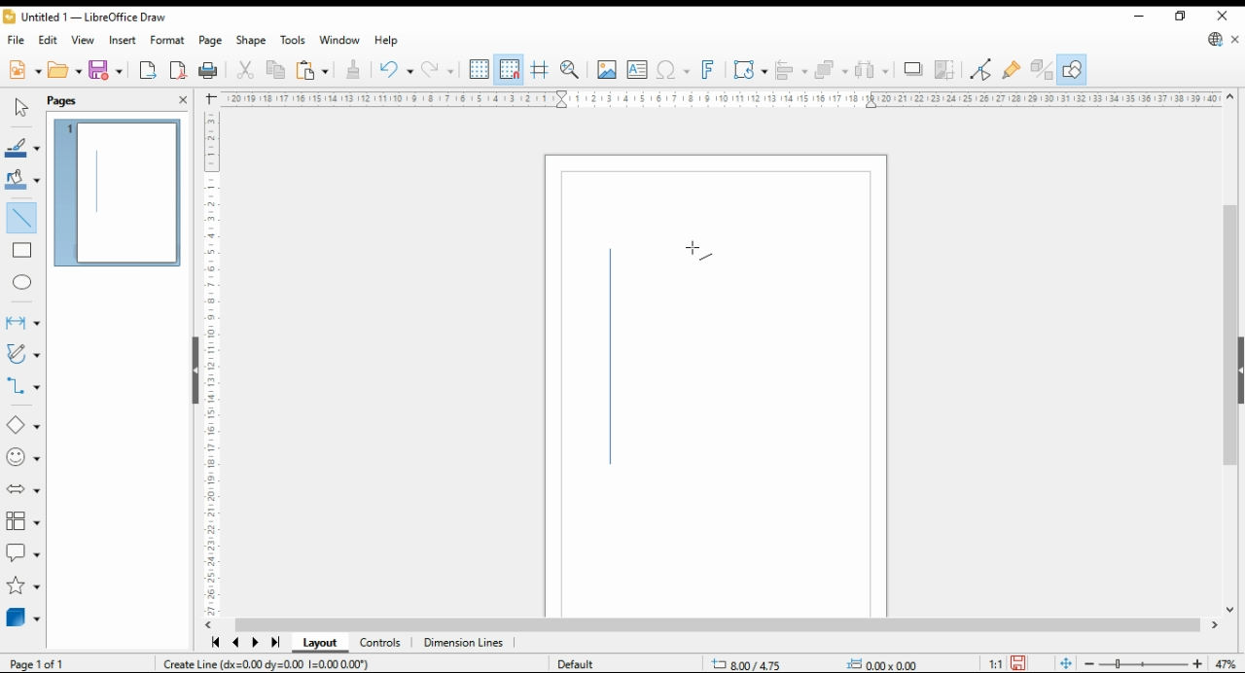  I want to click on block arrows, so click(23, 489).